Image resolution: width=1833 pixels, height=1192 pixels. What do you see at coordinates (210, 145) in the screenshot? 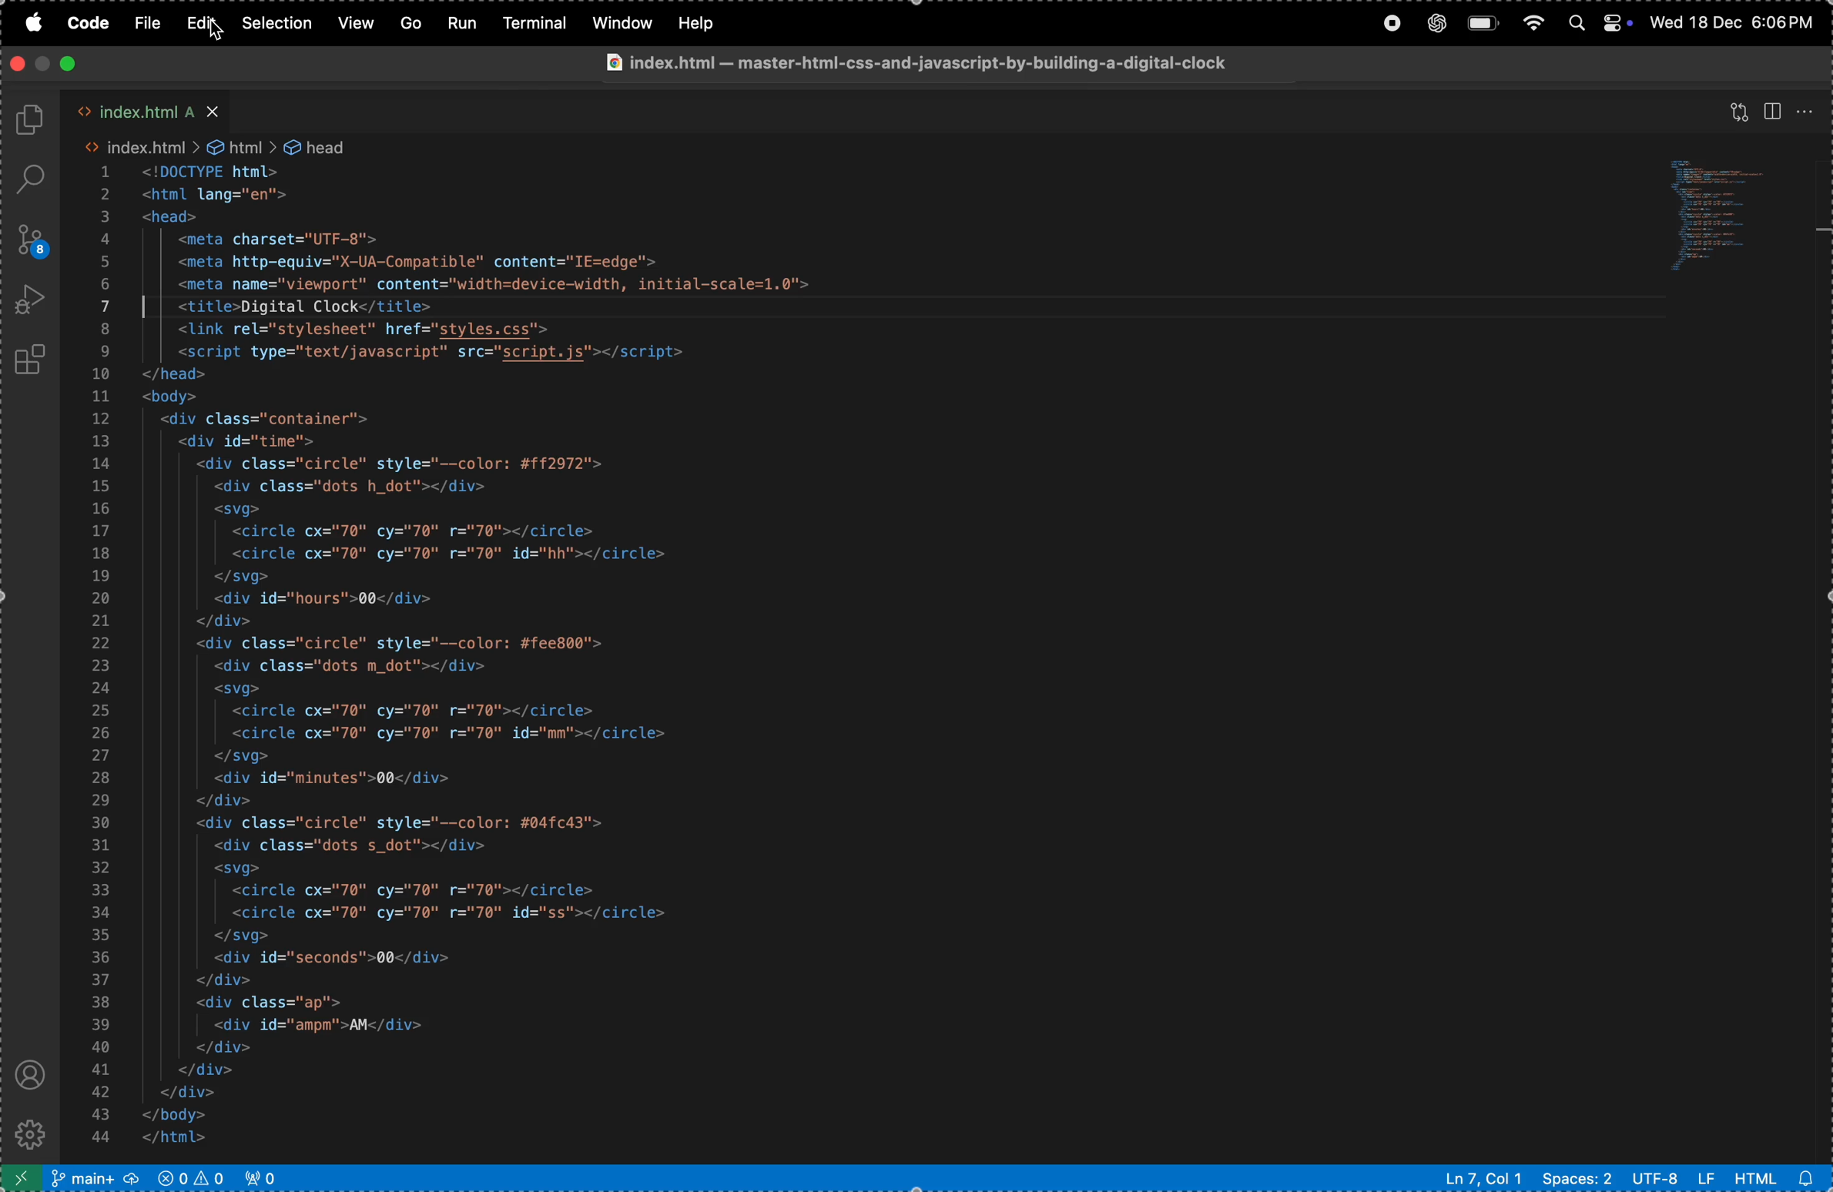
I see `index.html > &@ html > & head` at bounding box center [210, 145].